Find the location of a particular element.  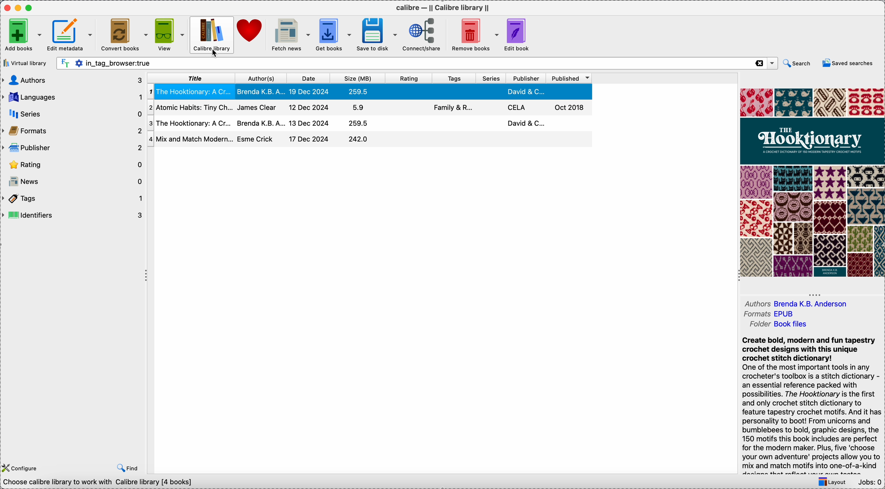

rating is located at coordinates (410, 78).